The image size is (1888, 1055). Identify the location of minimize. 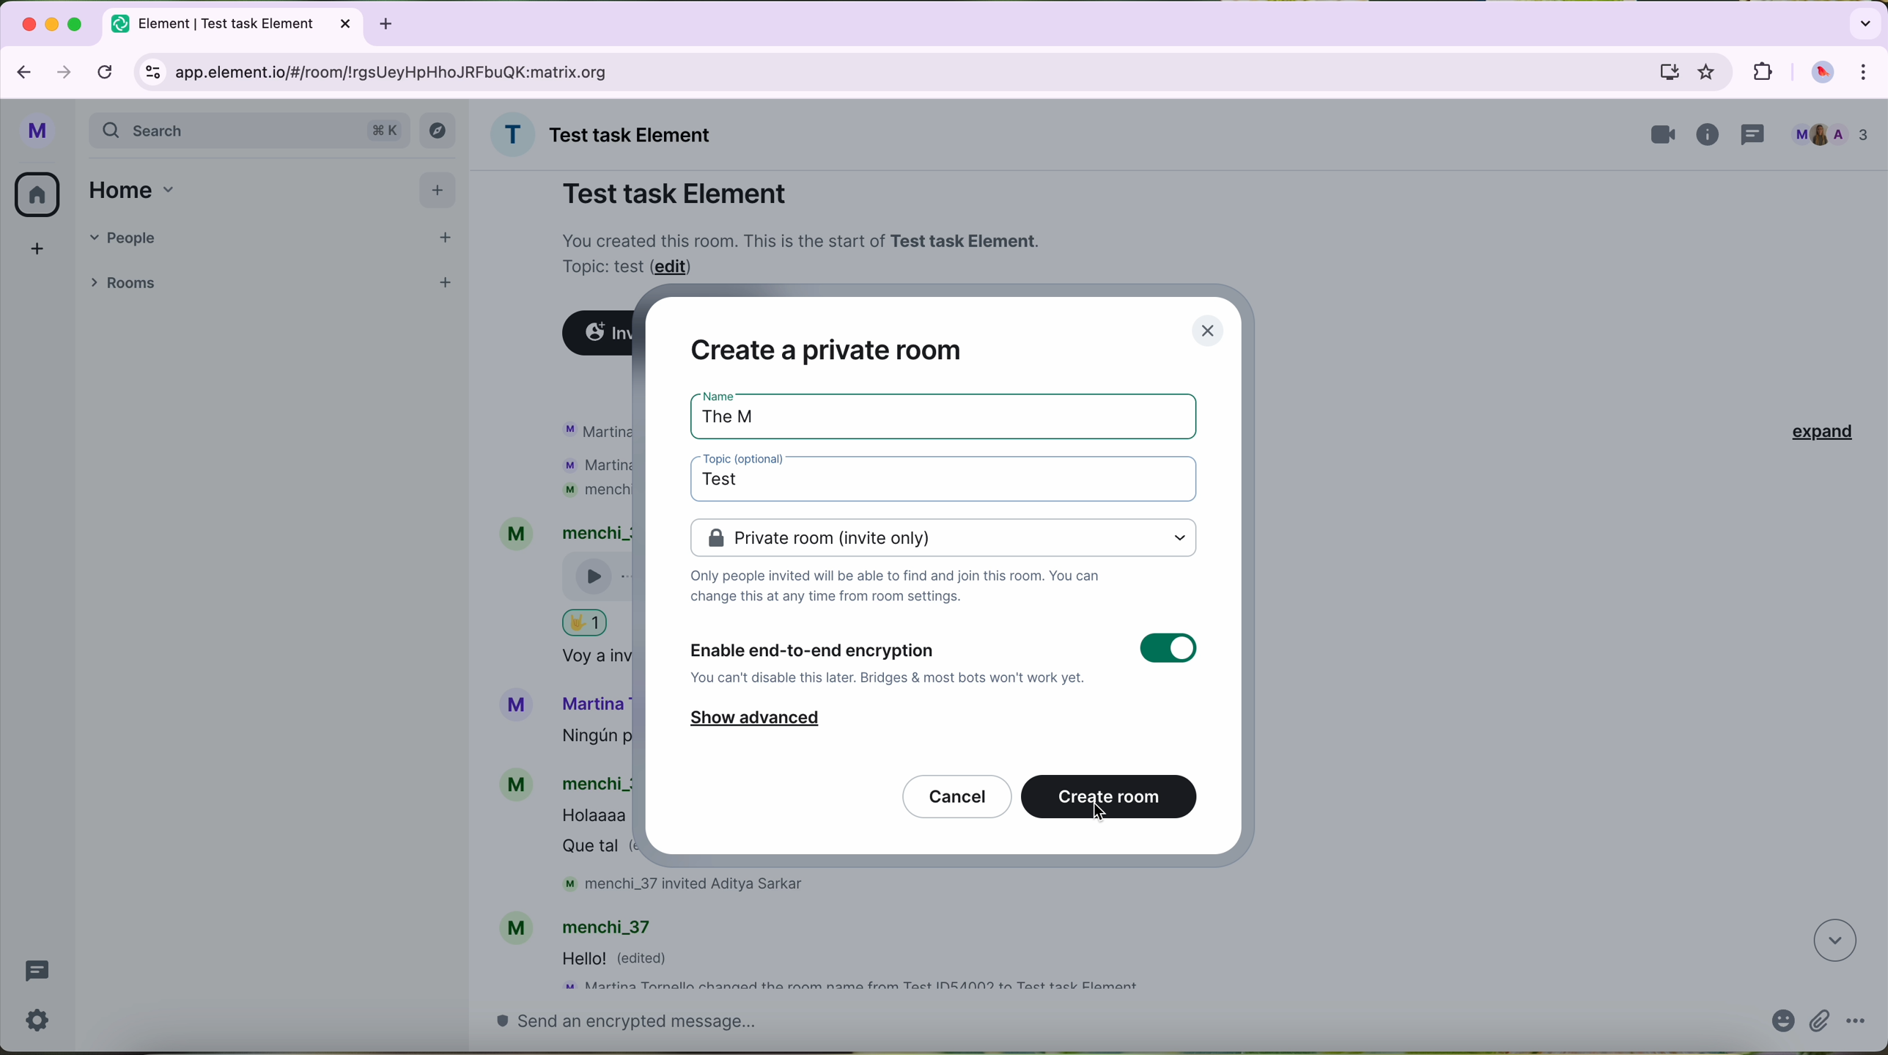
(54, 25).